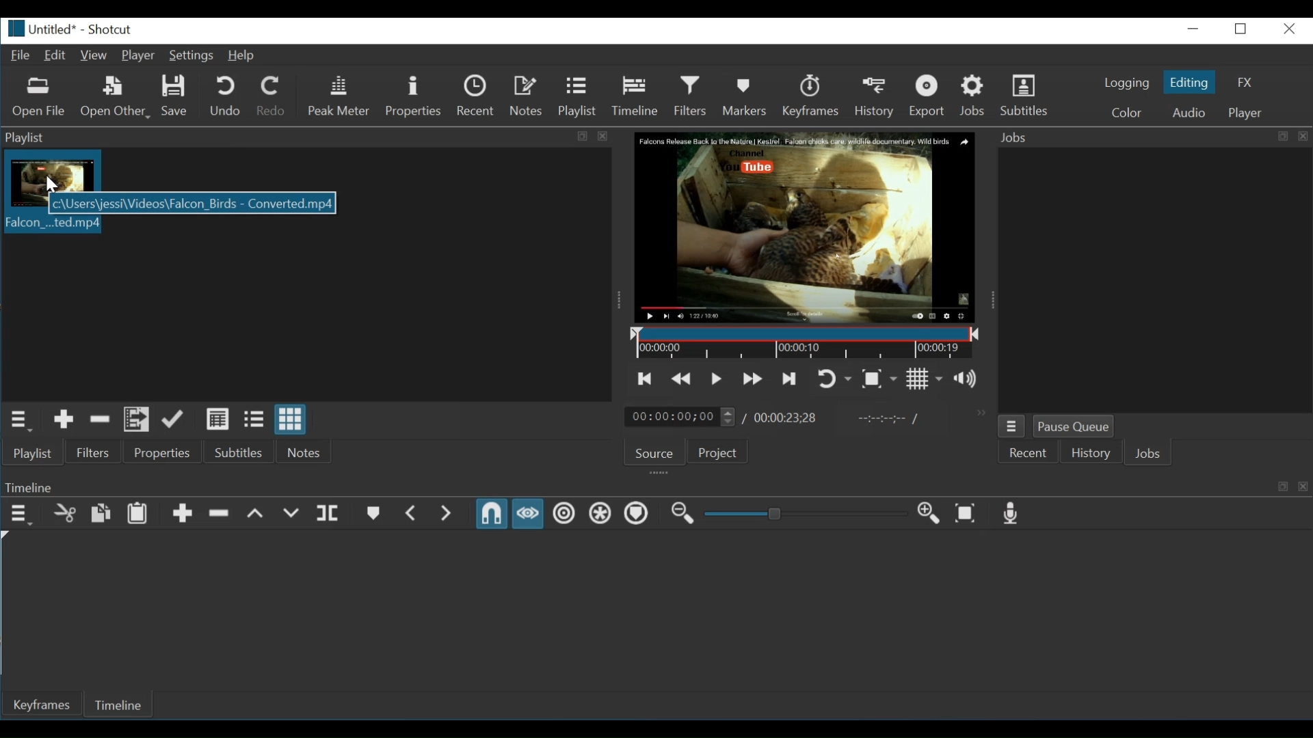 The width and height of the screenshot is (1313, 738). I want to click on View as icon, so click(292, 419).